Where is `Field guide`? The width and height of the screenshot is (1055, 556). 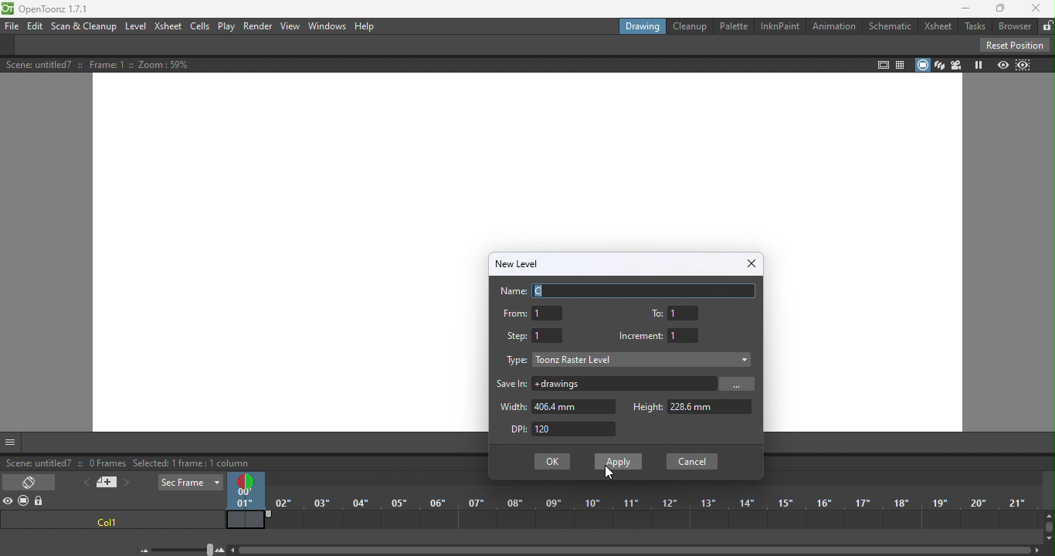
Field guide is located at coordinates (902, 63).